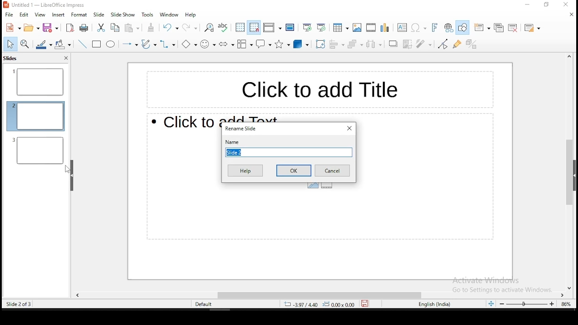 This screenshot has height=325, width=578. I want to click on insert, so click(58, 15).